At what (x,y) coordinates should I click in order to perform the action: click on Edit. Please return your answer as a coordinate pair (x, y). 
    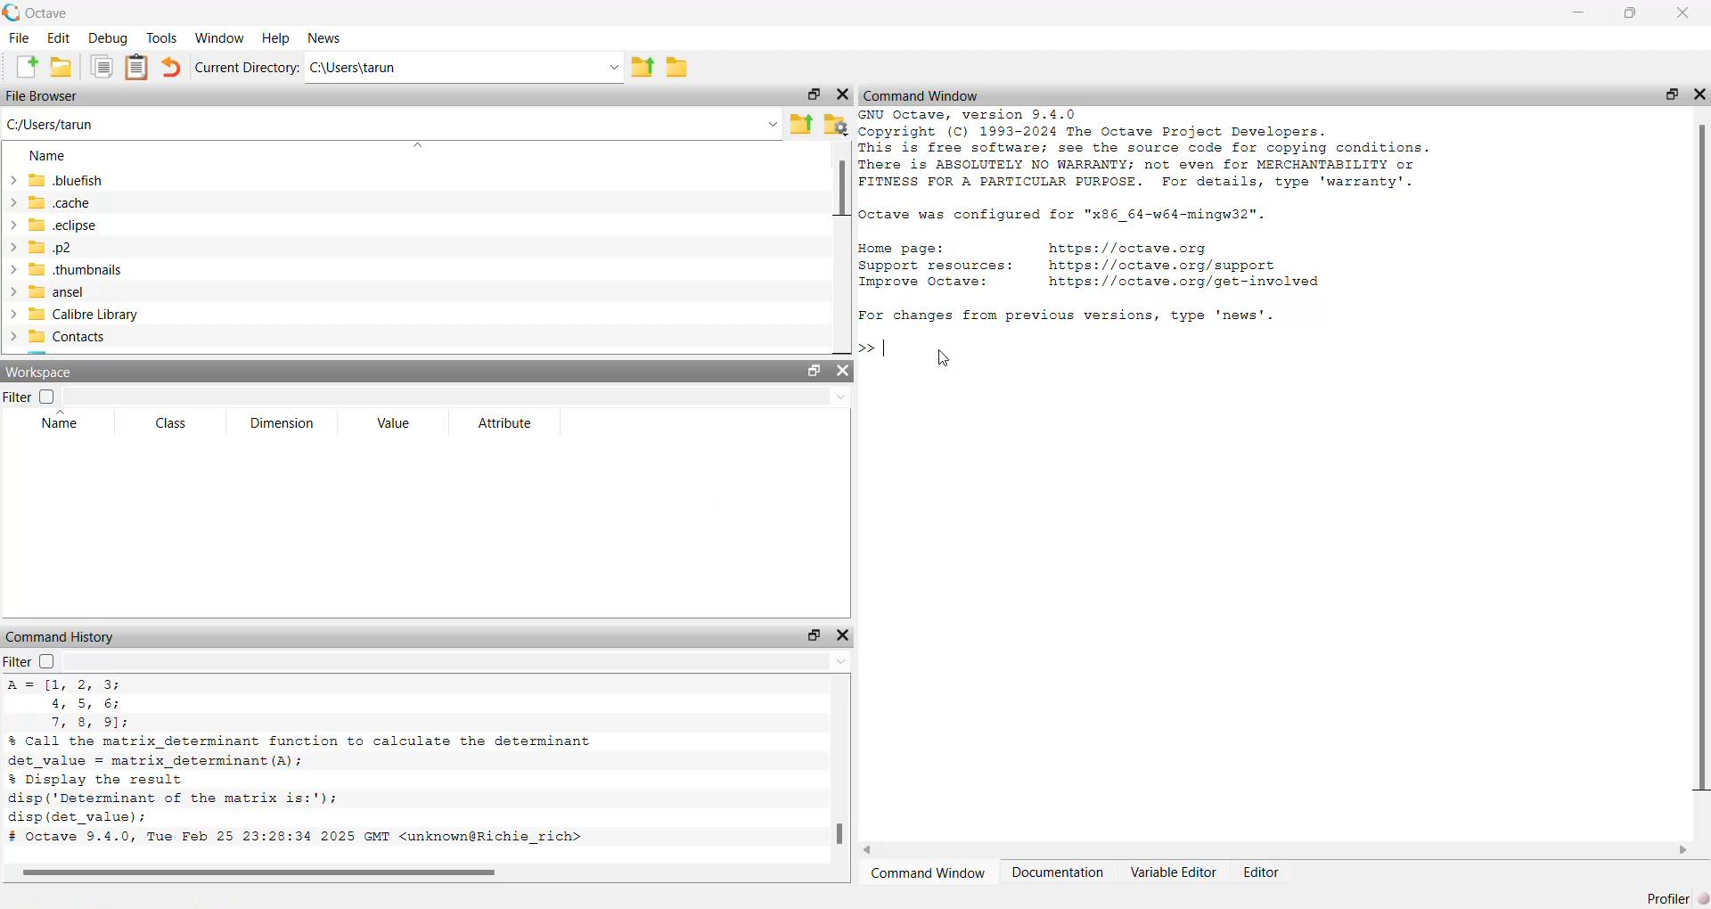
    Looking at the image, I should click on (61, 38).